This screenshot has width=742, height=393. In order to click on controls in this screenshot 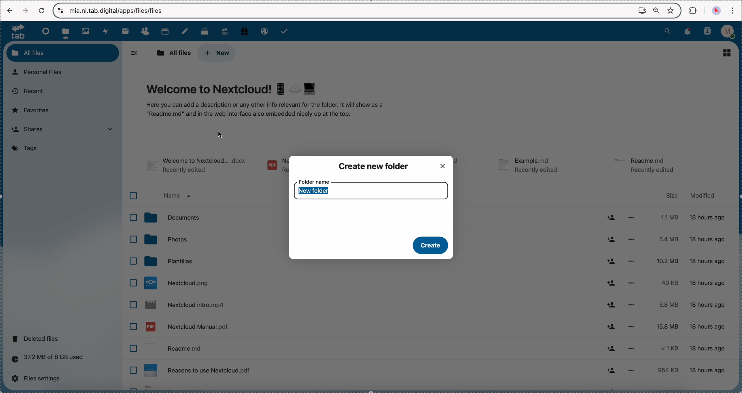, I will do `click(61, 11)`.